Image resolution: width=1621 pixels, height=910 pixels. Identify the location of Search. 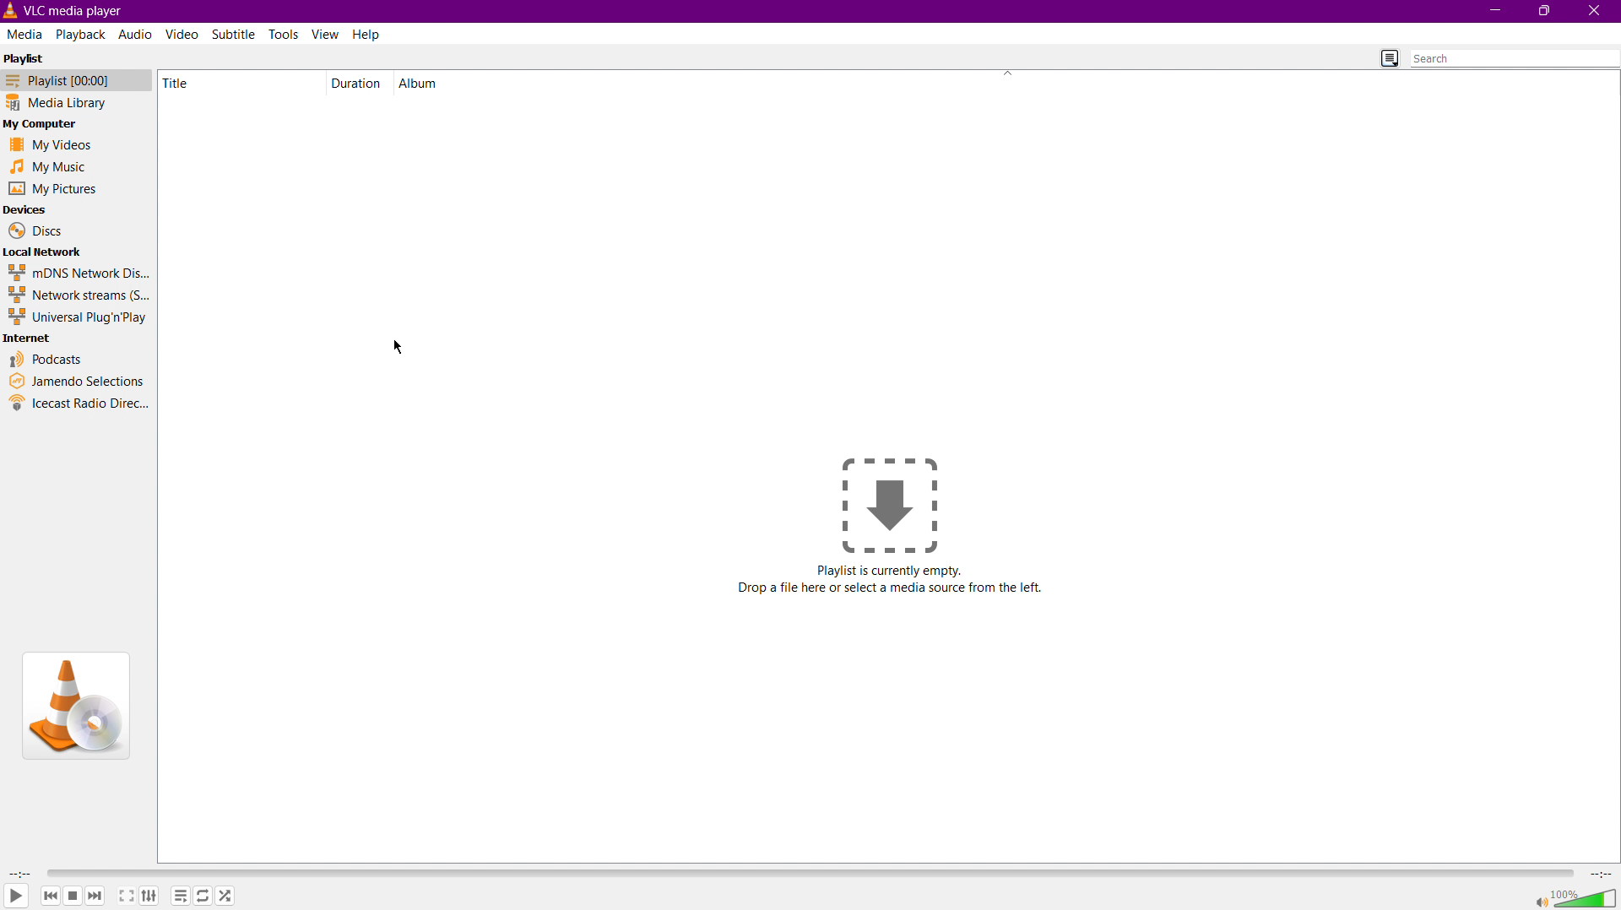
(1514, 58).